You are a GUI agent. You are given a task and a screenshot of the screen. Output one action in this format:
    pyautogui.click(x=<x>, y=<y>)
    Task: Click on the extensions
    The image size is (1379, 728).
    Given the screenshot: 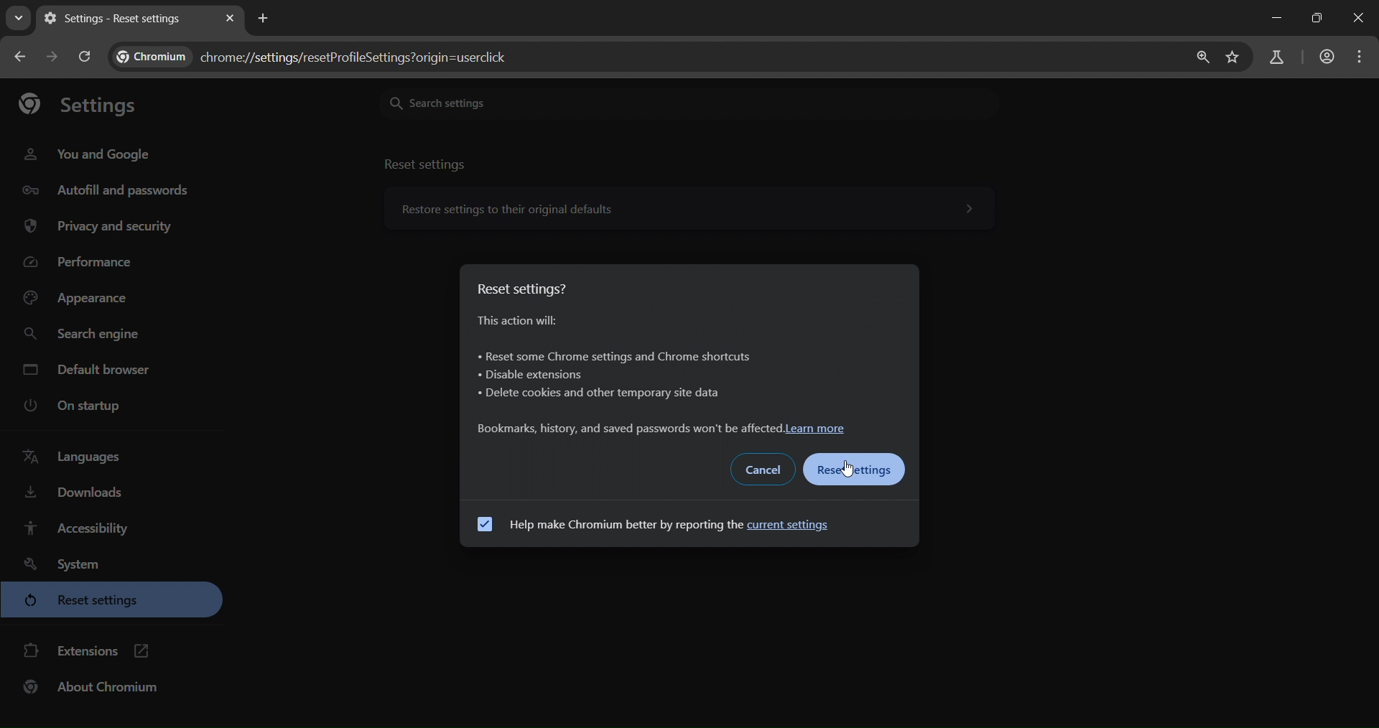 What is the action you would take?
    pyautogui.click(x=87, y=650)
    